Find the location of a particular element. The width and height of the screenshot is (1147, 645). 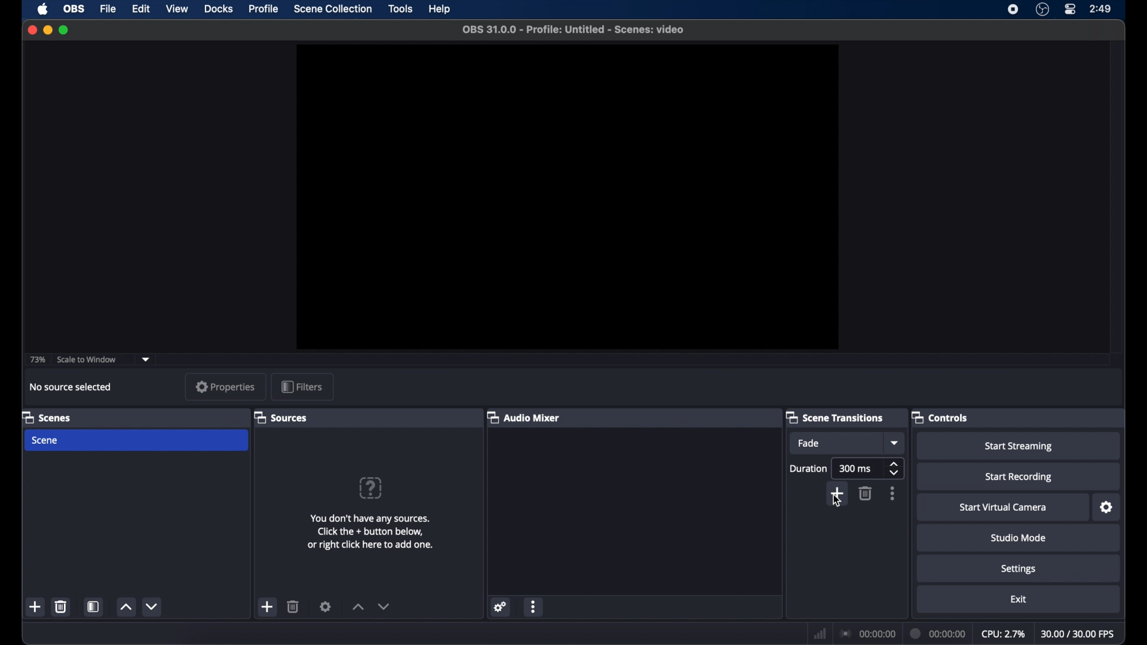

file is located at coordinates (108, 8).